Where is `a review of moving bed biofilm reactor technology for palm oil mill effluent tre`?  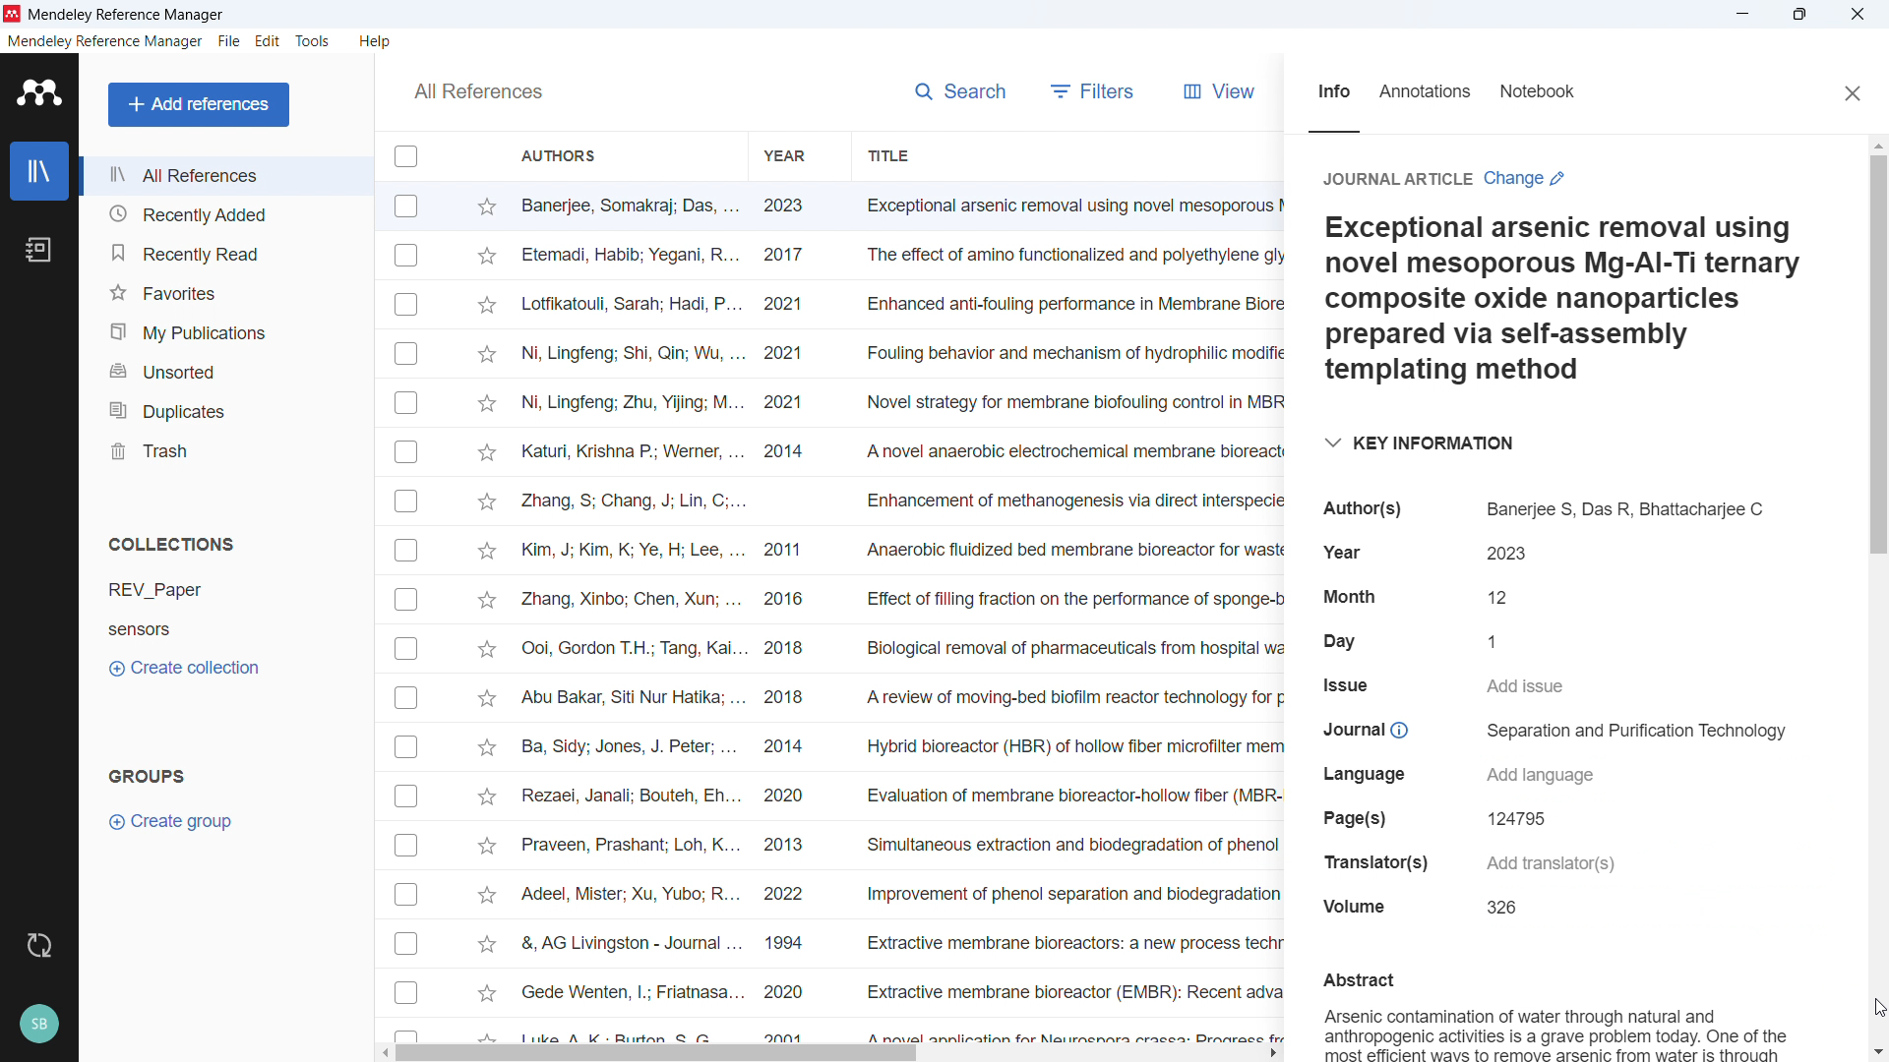
a review of moving bed biofilm reactor technology for palm oil mill effluent tre is located at coordinates (1070, 702).